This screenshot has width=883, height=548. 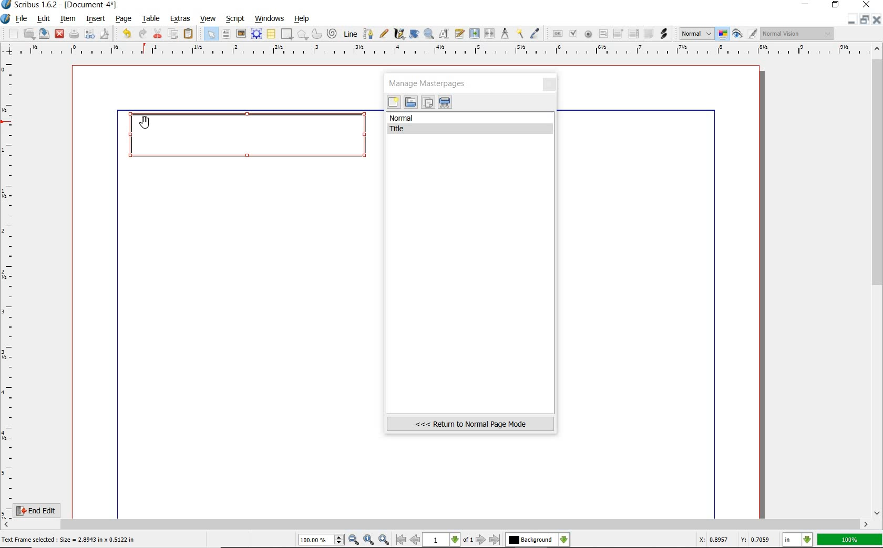 What do you see at coordinates (189, 34) in the screenshot?
I see `paste` at bounding box center [189, 34].